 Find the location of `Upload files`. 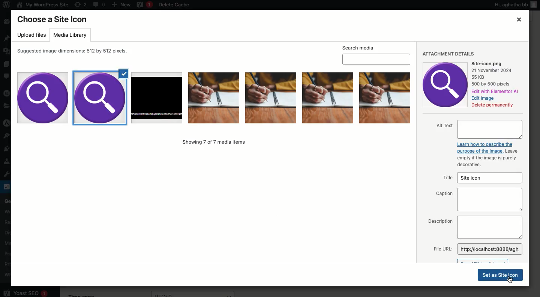

Upload files is located at coordinates (32, 35).